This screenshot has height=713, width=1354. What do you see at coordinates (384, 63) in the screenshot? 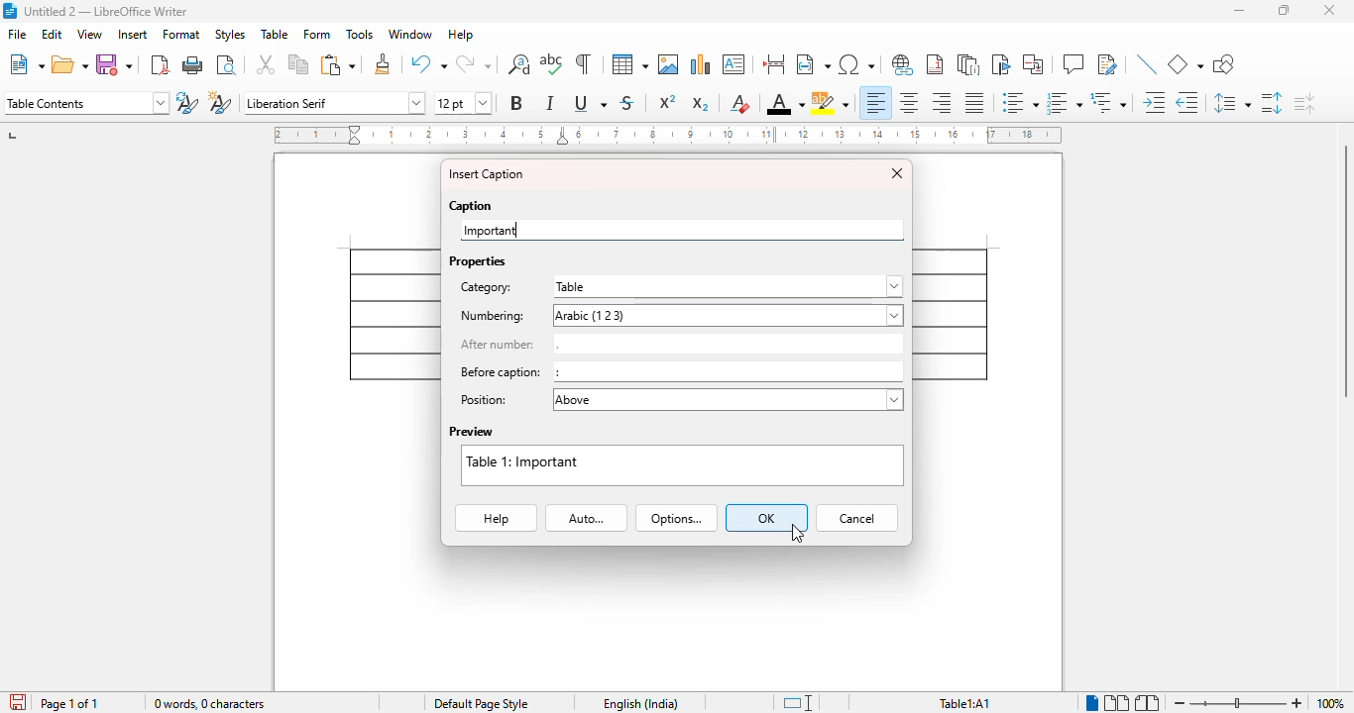
I see `clone formatting` at bounding box center [384, 63].